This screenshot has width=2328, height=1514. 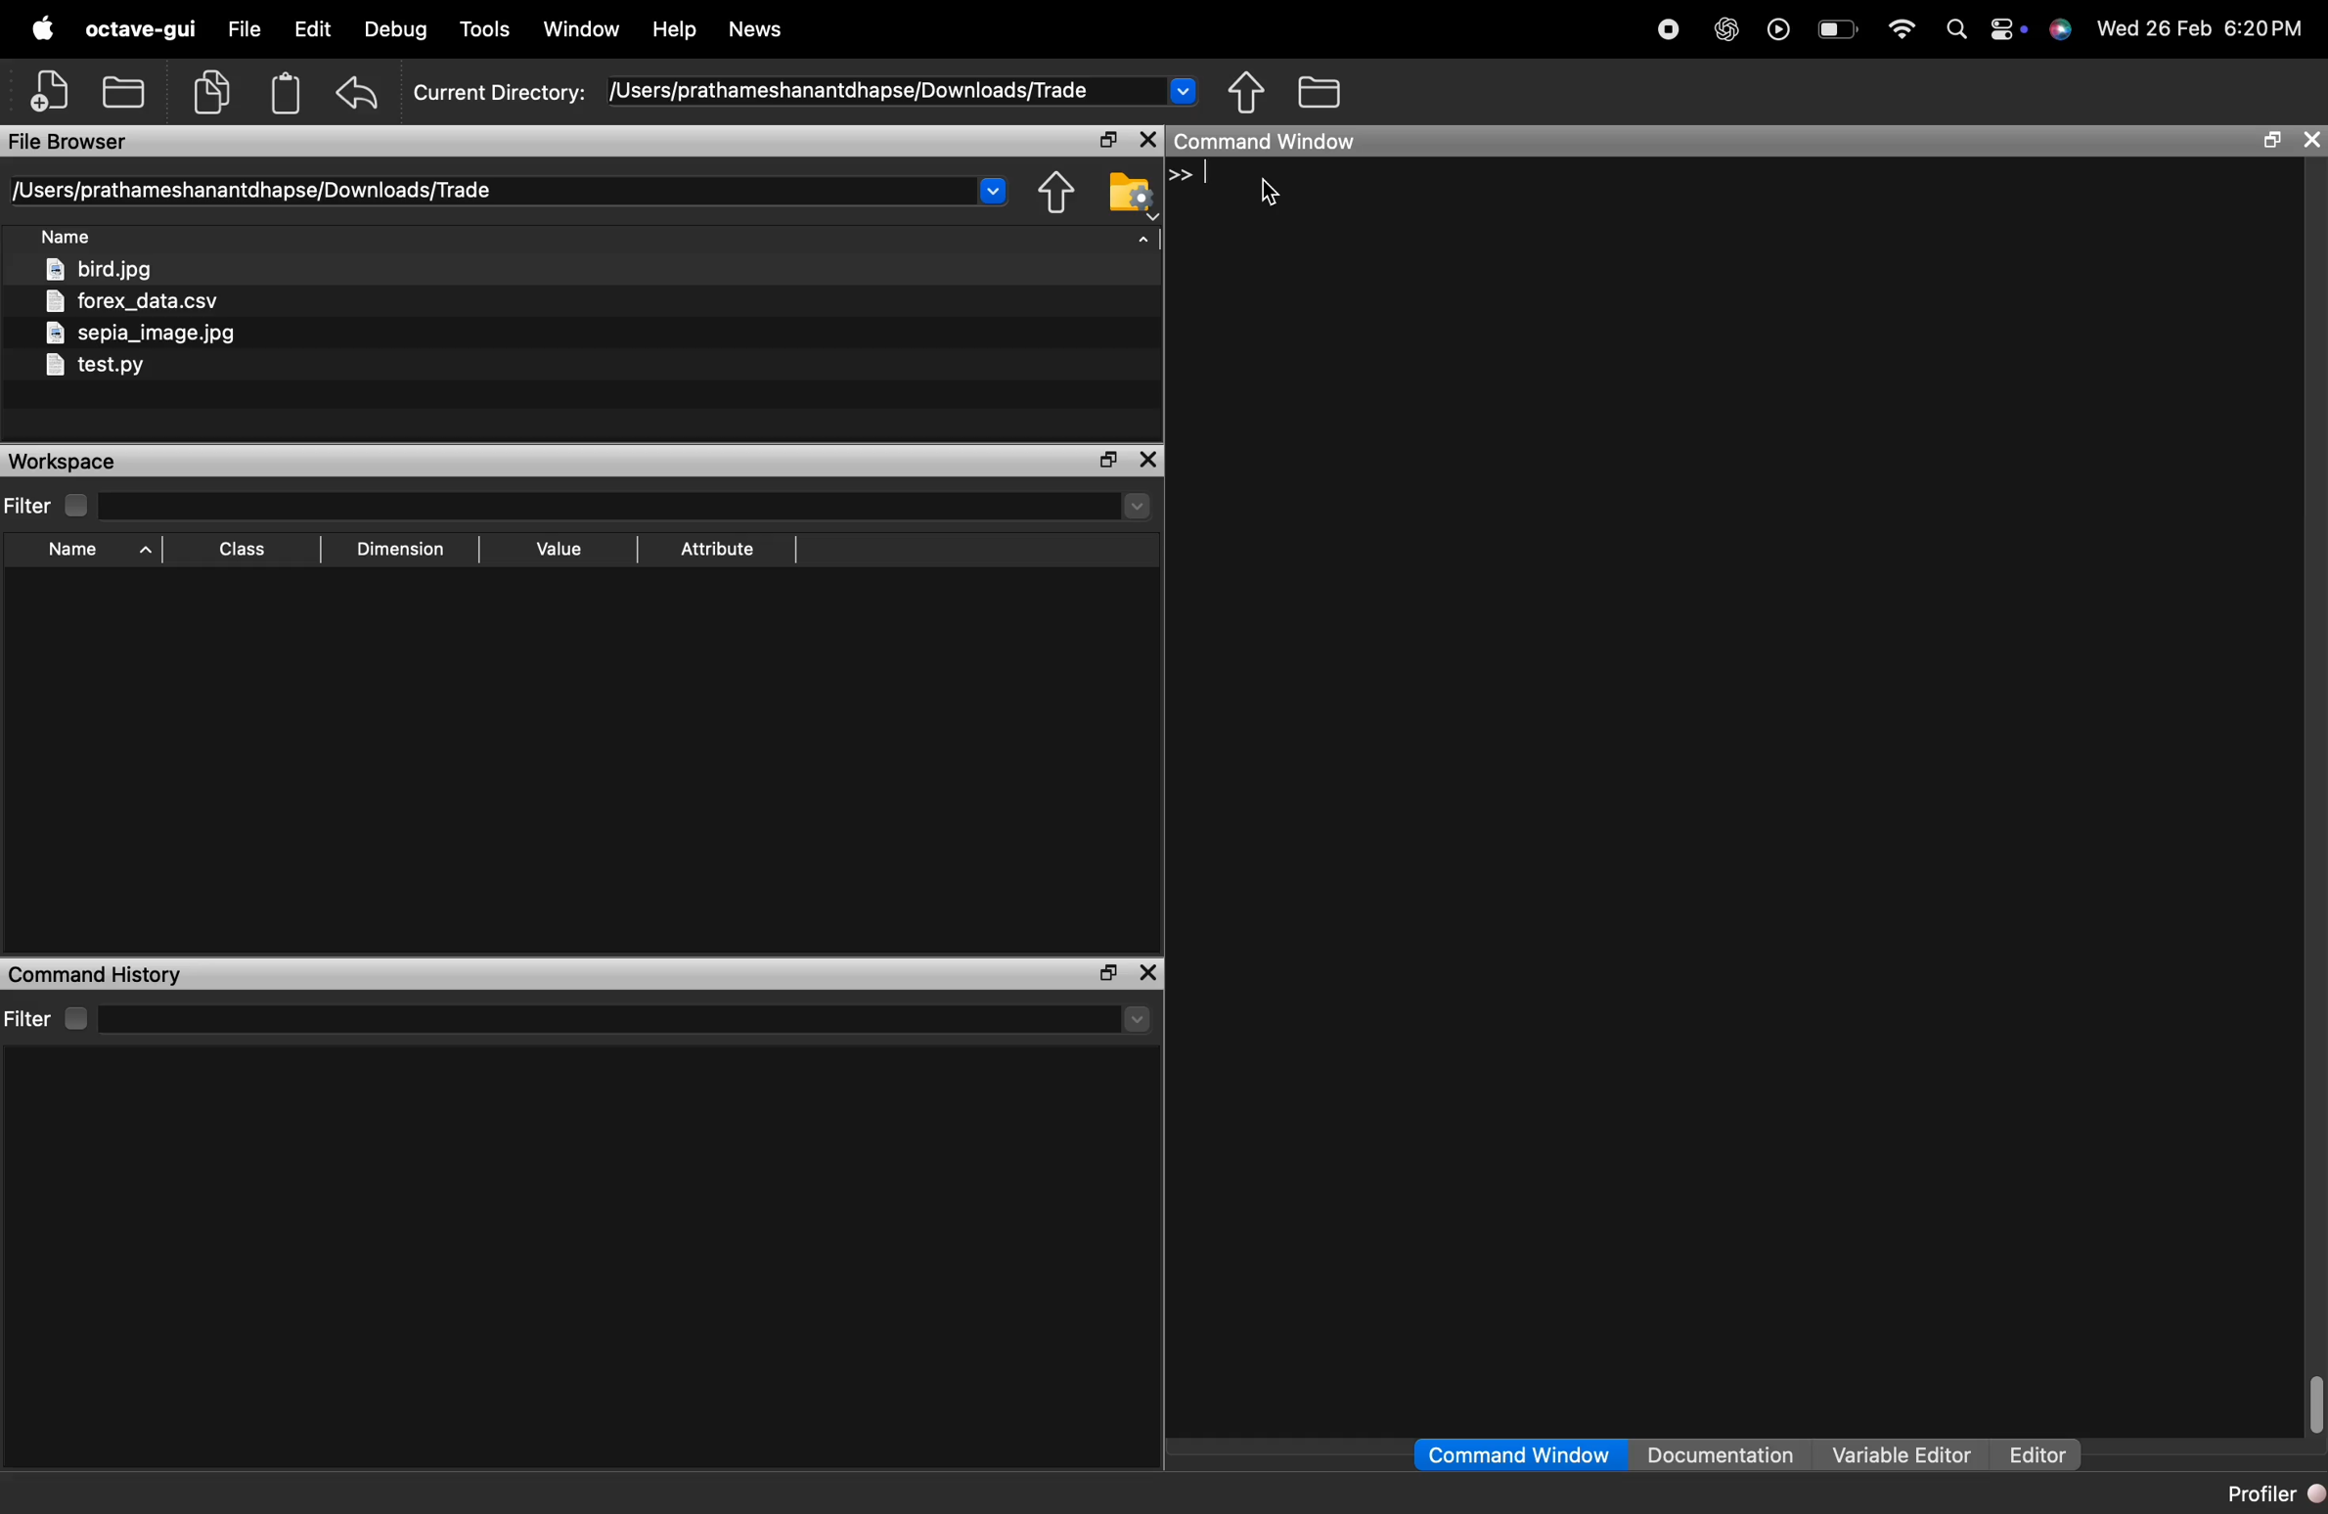 What do you see at coordinates (93, 367) in the screenshot?
I see `test.py` at bounding box center [93, 367].